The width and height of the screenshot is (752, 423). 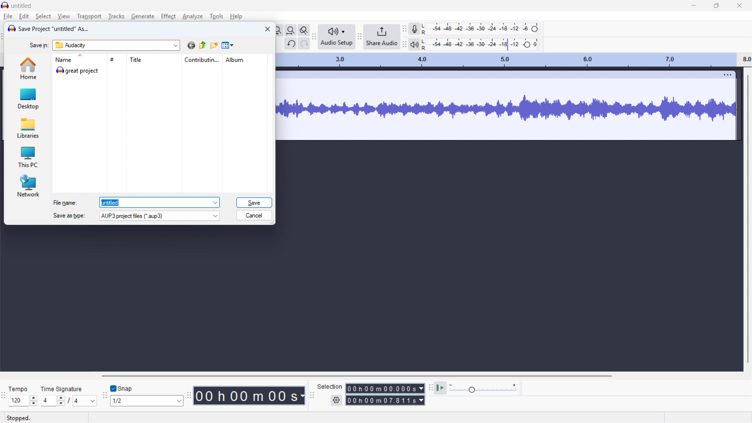 What do you see at coordinates (315, 37) in the screenshot?
I see `audio setup toolbar` at bounding box center [315, 37].